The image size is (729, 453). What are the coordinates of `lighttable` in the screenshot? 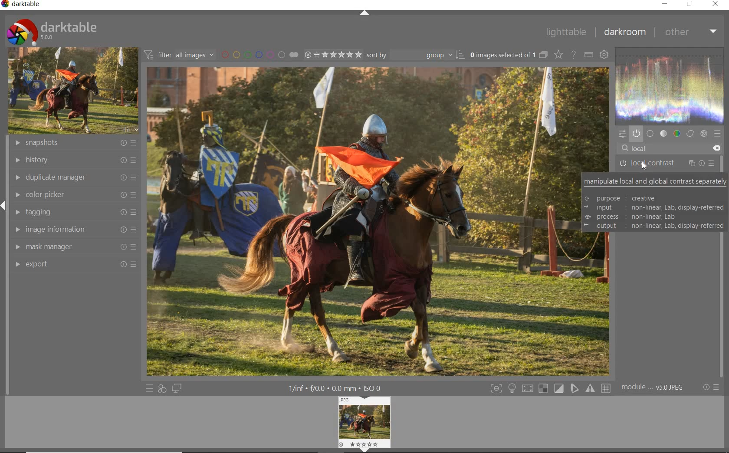 It's located at (567, 32).